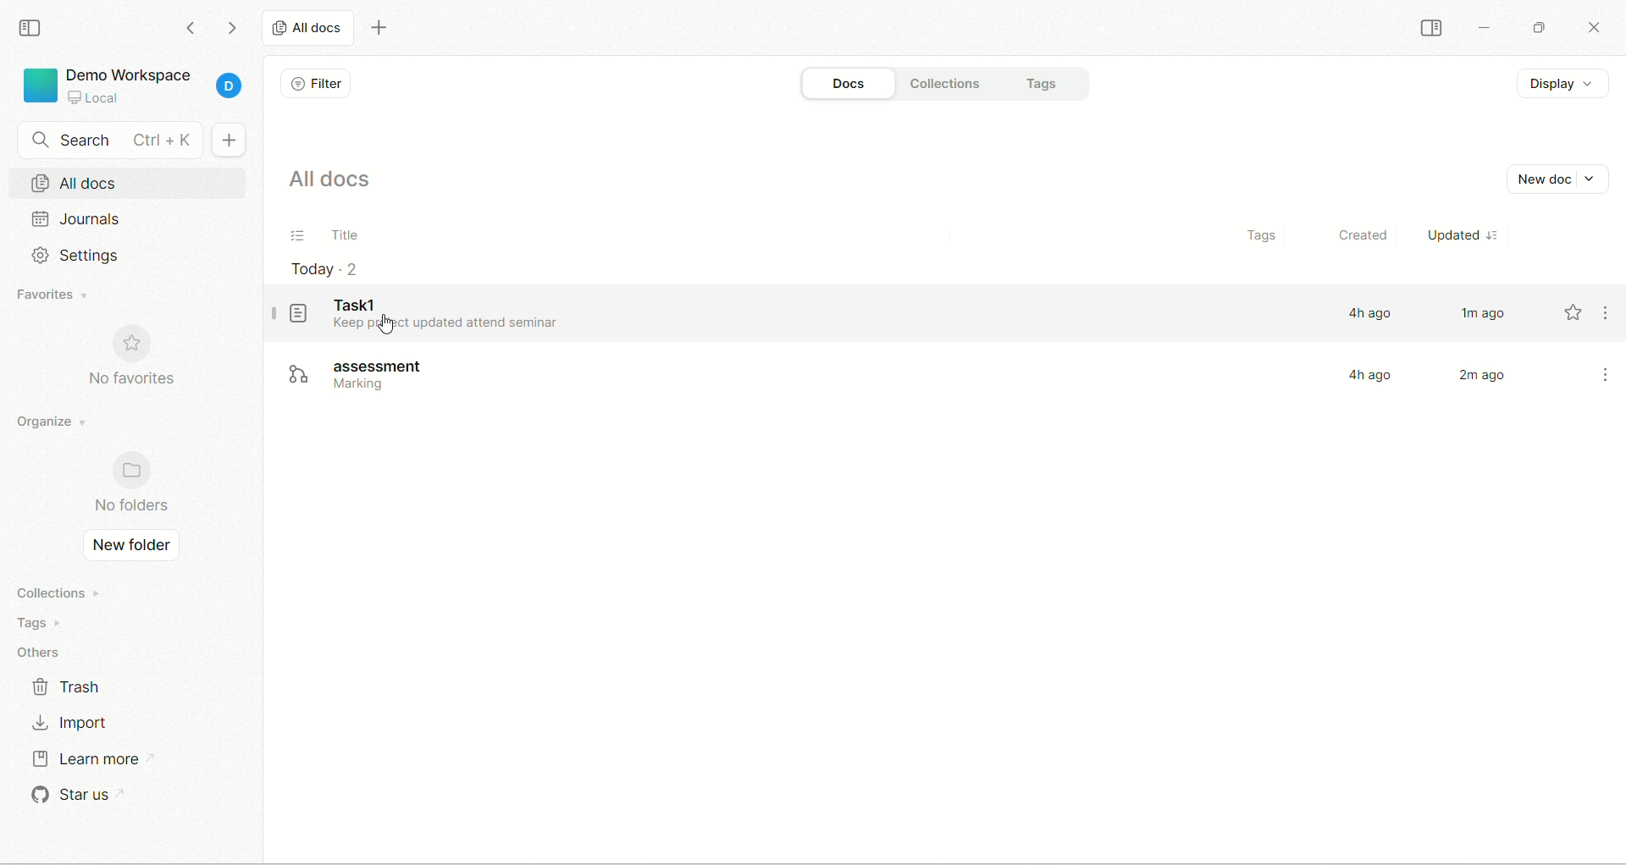 This screenshot has height=865, width=1626. Describe the element at coordinates (118, 254) in the screenshot. I see `settings` at that location.